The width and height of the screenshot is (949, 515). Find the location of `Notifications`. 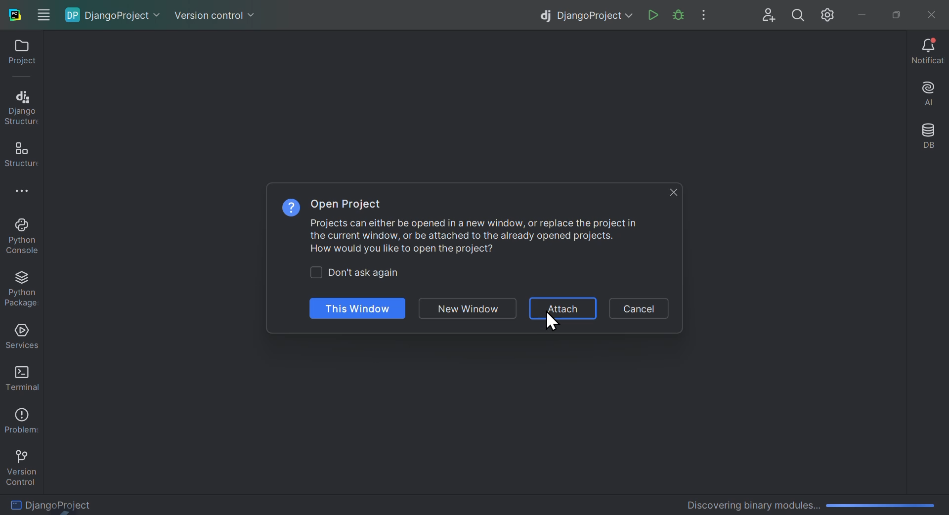

Notifications is located at coordinates (928, 52).